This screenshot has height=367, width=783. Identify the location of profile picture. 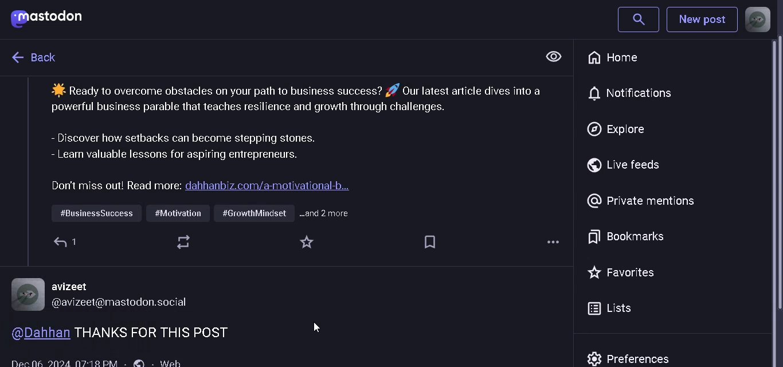
(758, 19).